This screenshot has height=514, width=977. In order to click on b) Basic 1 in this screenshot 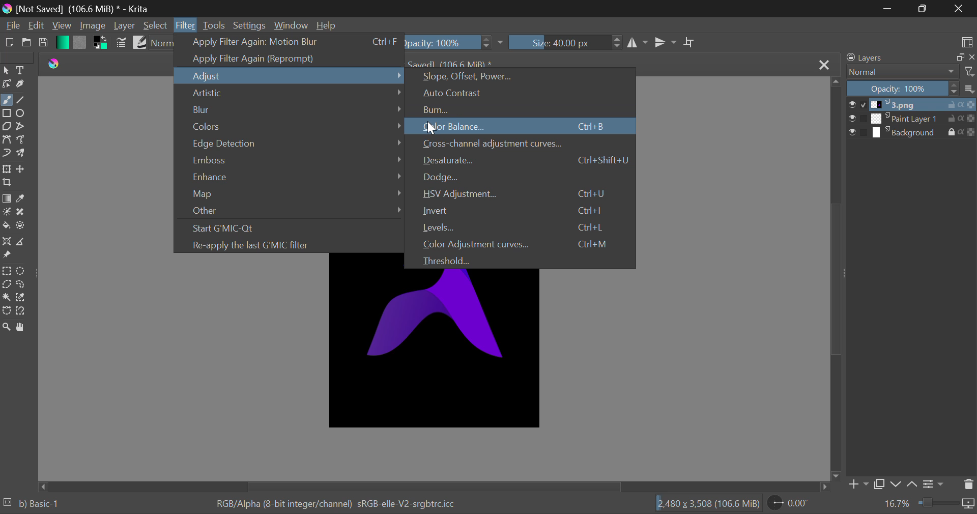, I will do `click(38, 503)`.